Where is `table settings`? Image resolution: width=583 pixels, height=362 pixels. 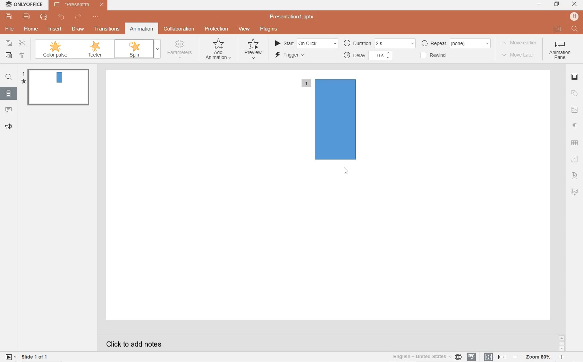
table settings is located at coordinates (575, 143).